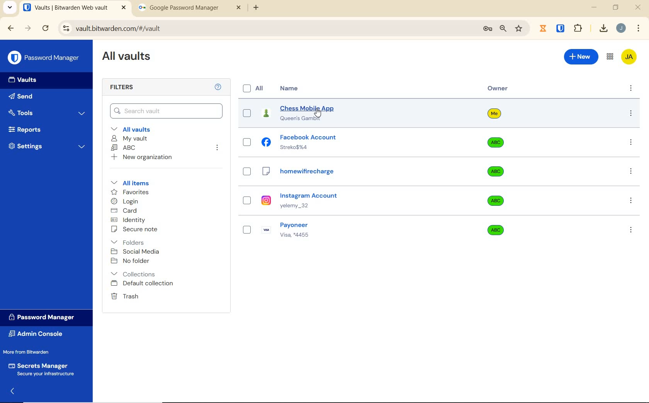 The height and width of the screenshot is (403, 649). I want to click on more options, so click(633, 202).